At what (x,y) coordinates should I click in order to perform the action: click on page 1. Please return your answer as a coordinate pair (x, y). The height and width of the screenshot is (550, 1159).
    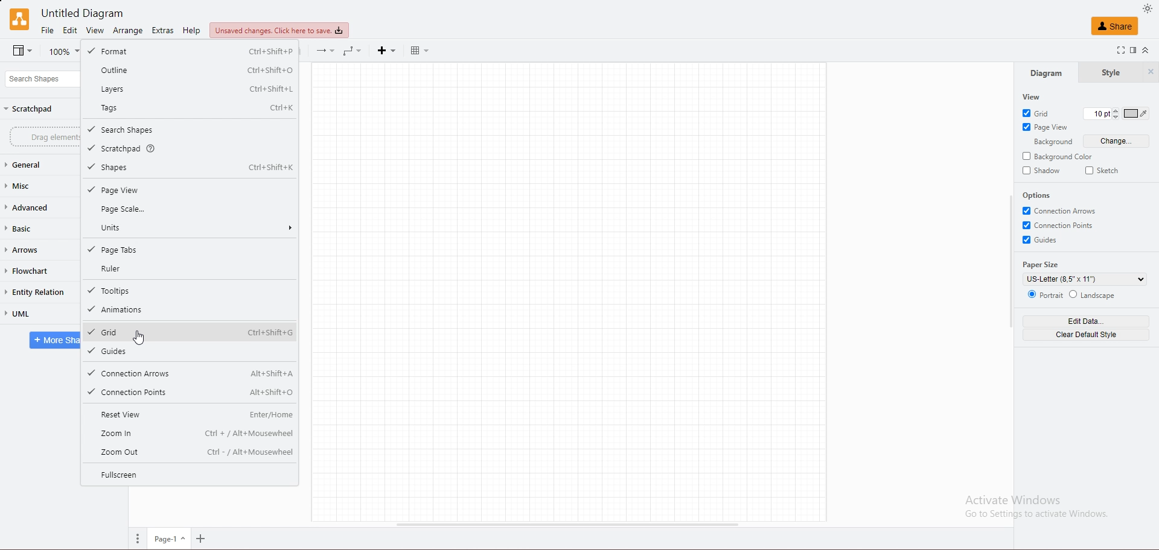
    Looking at the image, I should click on (168, 539).